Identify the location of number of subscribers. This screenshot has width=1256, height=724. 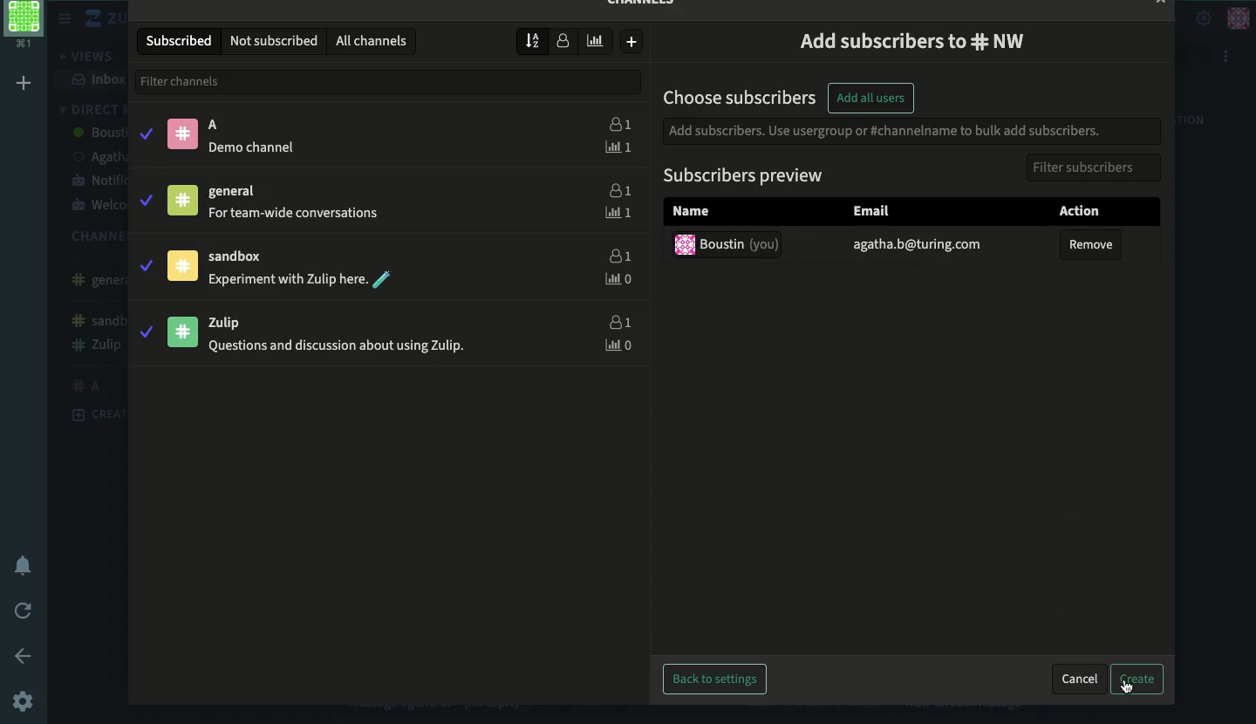
(563, 40).